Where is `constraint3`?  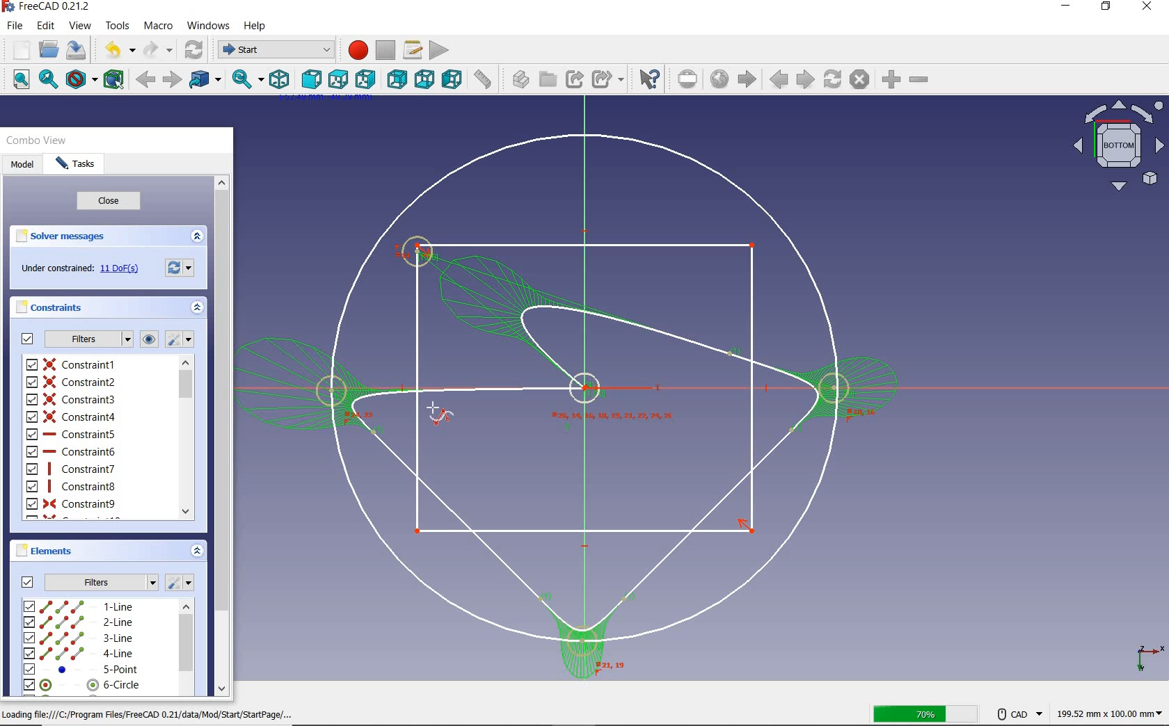 constraint3 is located at coordinates (72, 398).